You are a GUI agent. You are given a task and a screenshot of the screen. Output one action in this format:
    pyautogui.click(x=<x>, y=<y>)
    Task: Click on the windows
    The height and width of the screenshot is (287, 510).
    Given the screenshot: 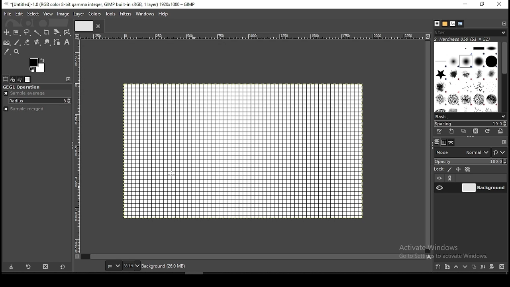 What is the action you would take?
    pyautogui.click(x=145, y=14)
    